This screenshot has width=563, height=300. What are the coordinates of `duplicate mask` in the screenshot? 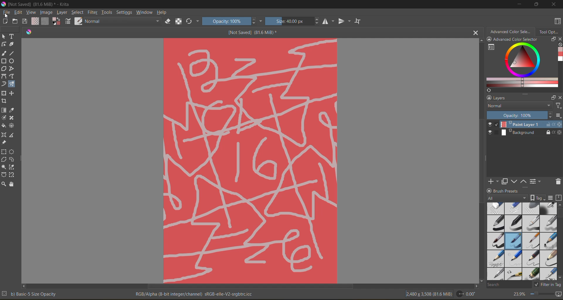 It's located at (505, 182).